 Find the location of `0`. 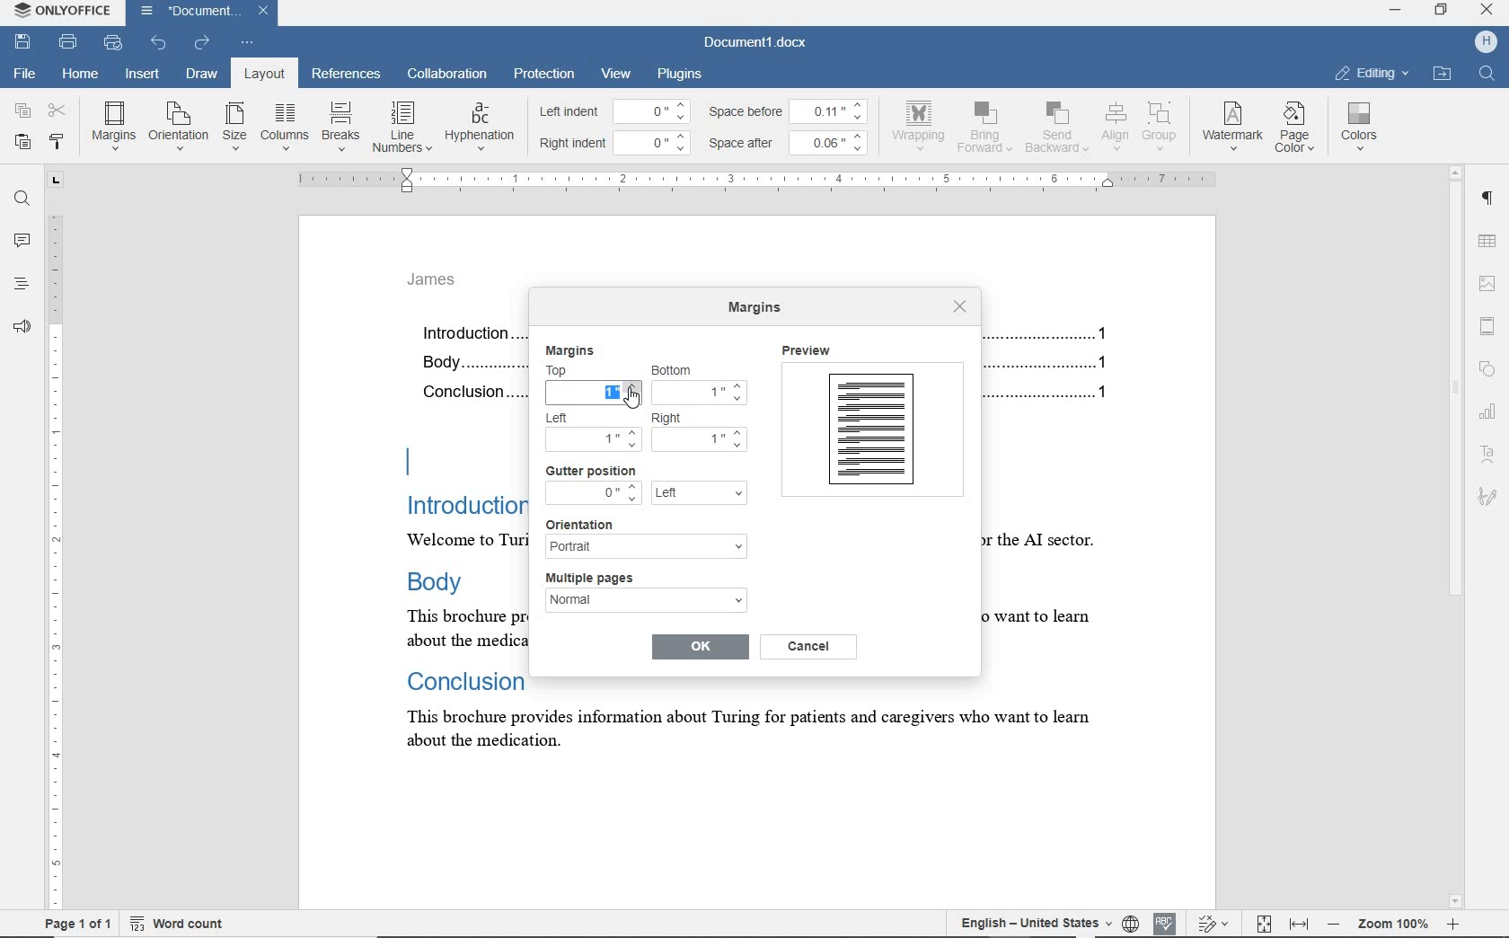

0 is located at coordinates (593, 492).